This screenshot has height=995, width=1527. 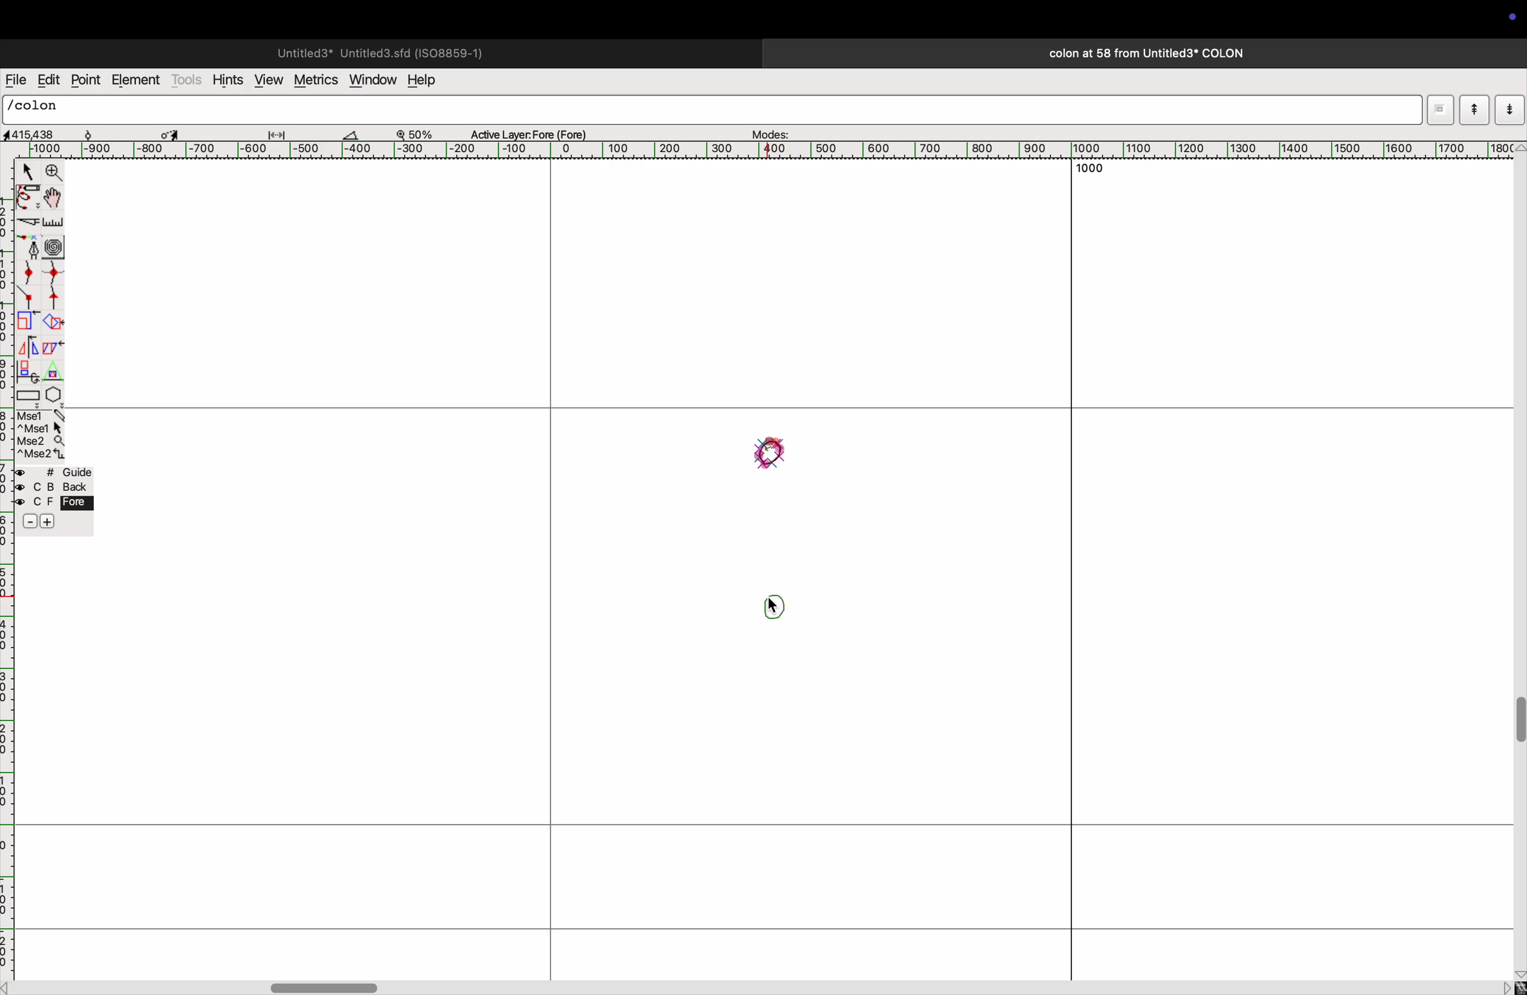 What do you see at coordinates (29, 371) in the screenshot?
I see `clone` at bounding box center [29, 371].